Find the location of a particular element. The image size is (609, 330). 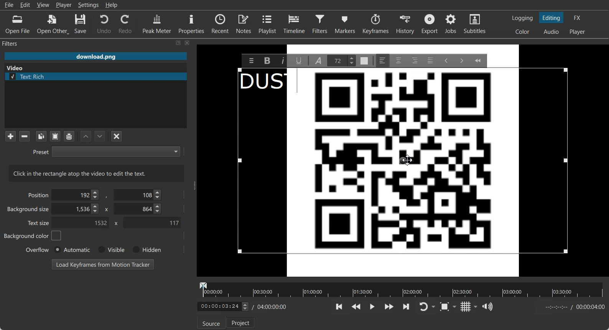

Save is located at coordinates (81, 24).